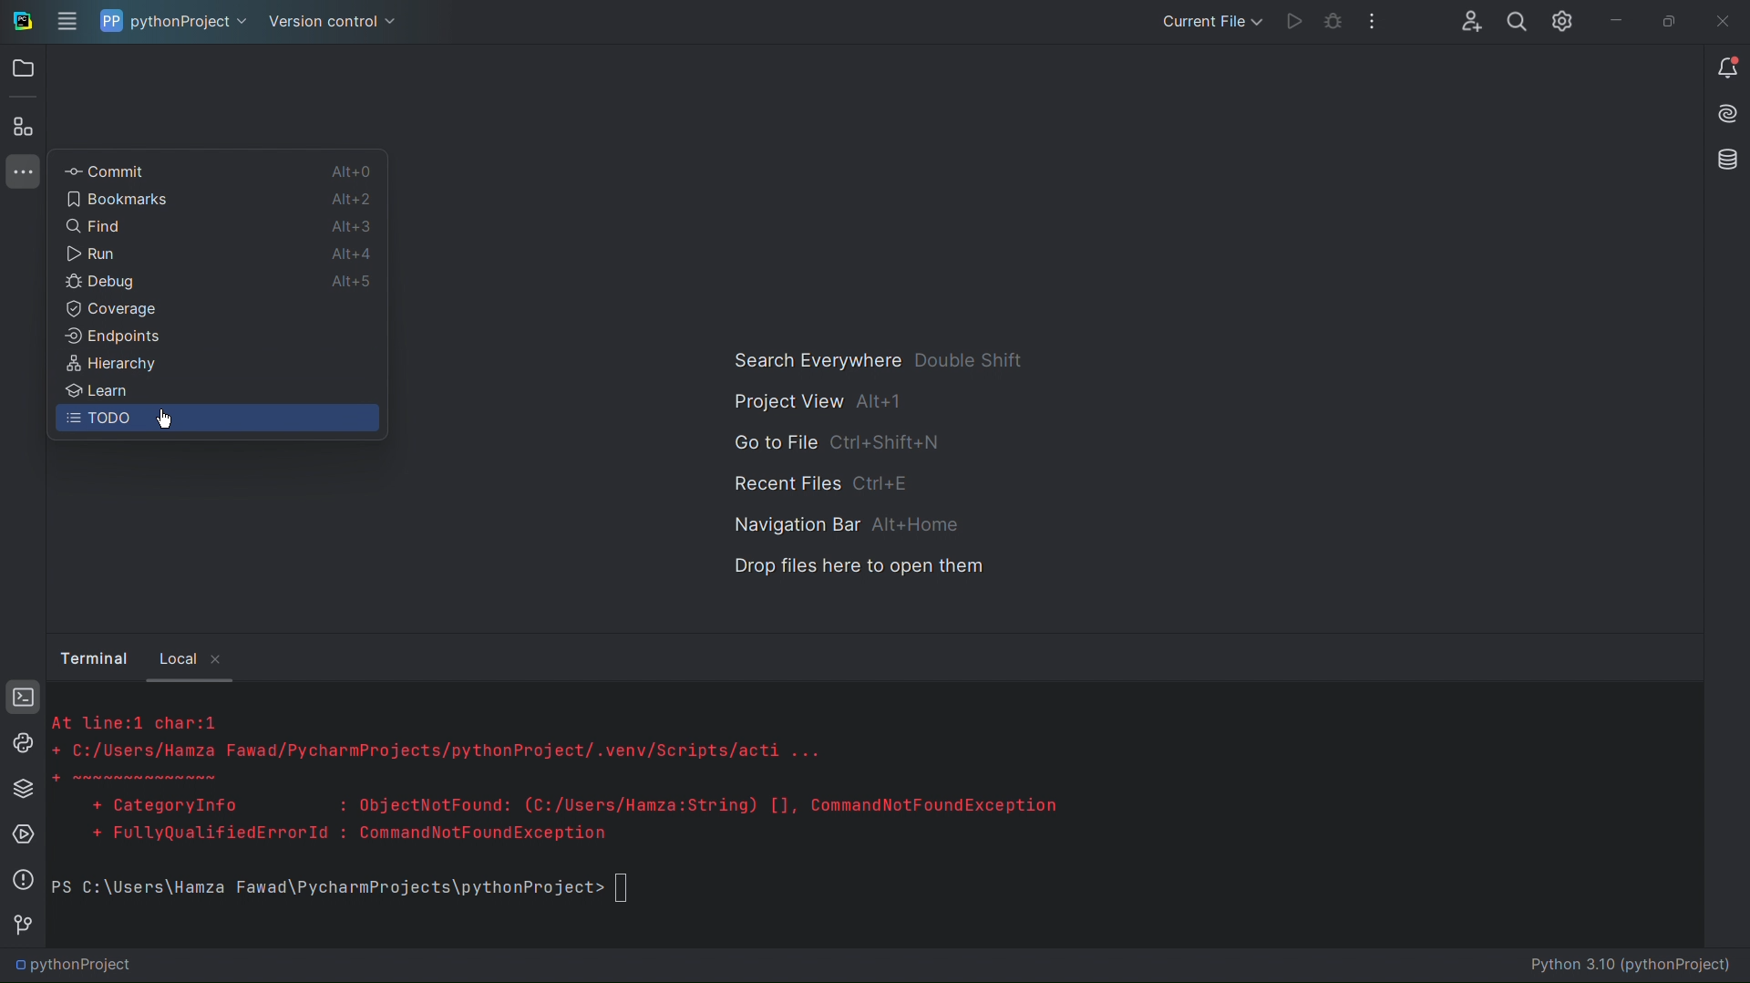 The height and width of the screenshot is (983, 1750). I want to click on Install AI Assistant, so click(1727, 115).